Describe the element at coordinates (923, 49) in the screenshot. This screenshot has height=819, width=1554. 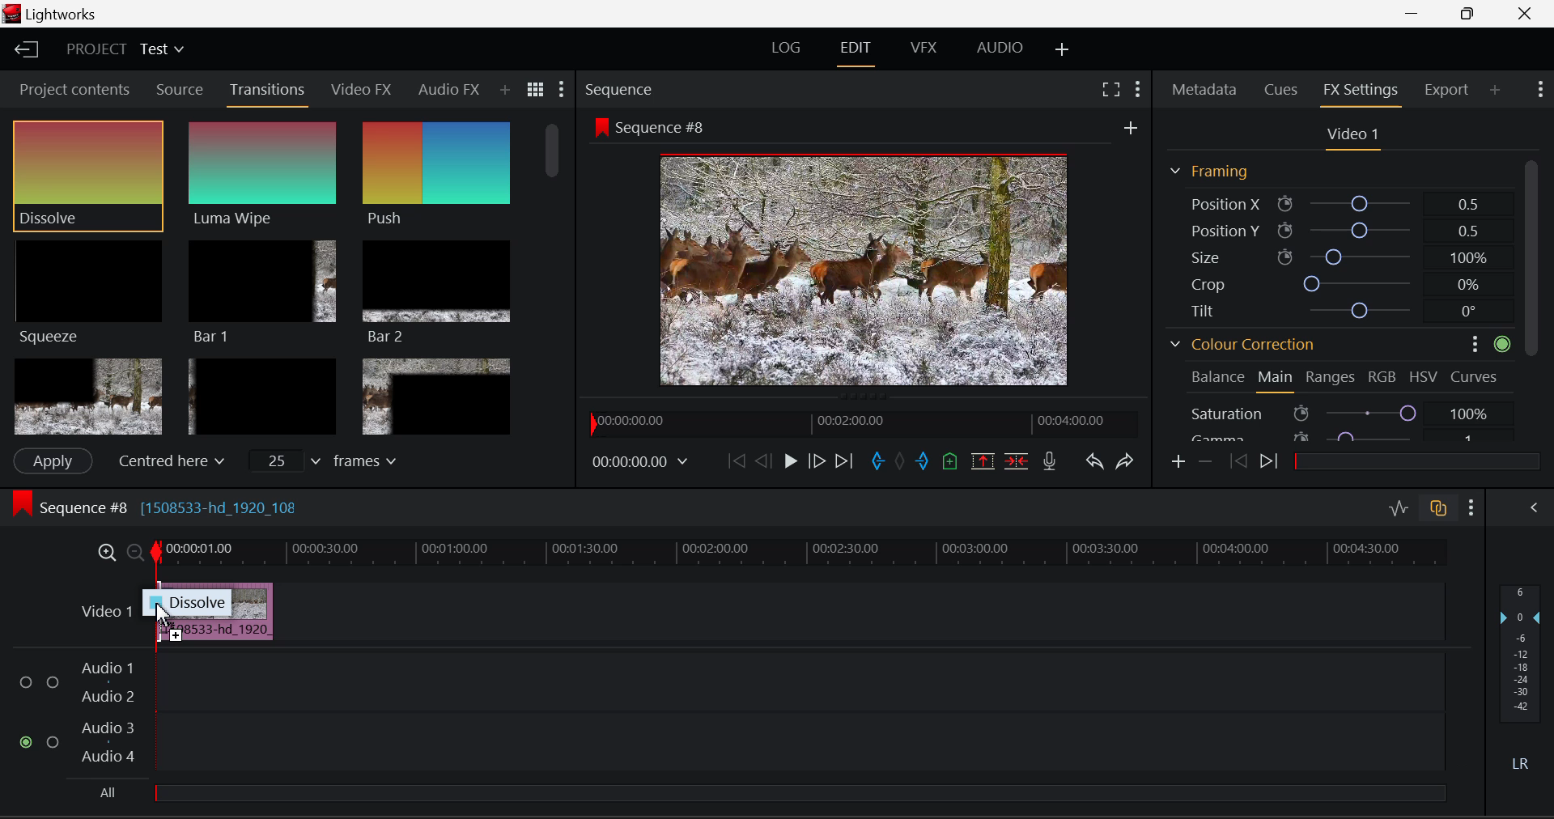
I see `VFX` at that location.